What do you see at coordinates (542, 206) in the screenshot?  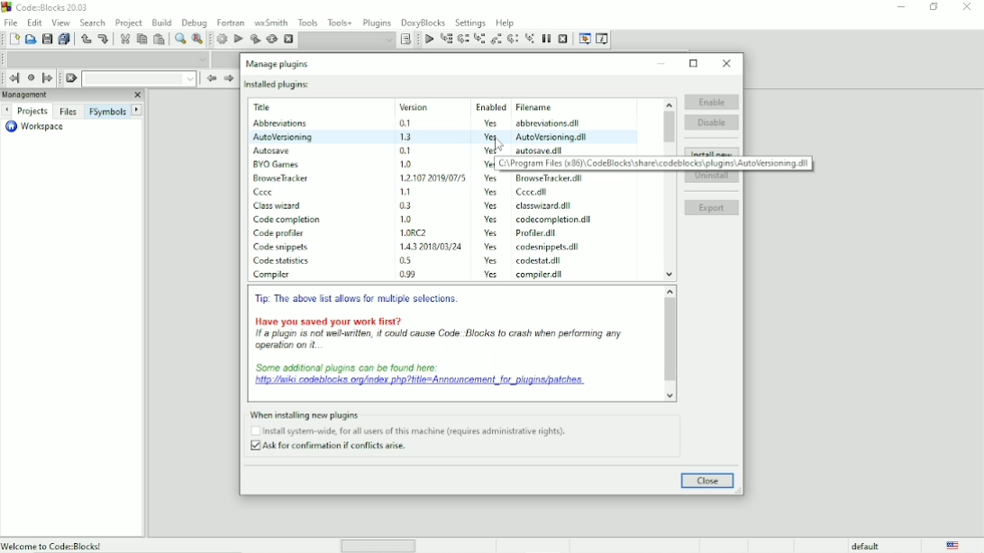 I see `classwizard.dll` at bounding box center [542, 206].